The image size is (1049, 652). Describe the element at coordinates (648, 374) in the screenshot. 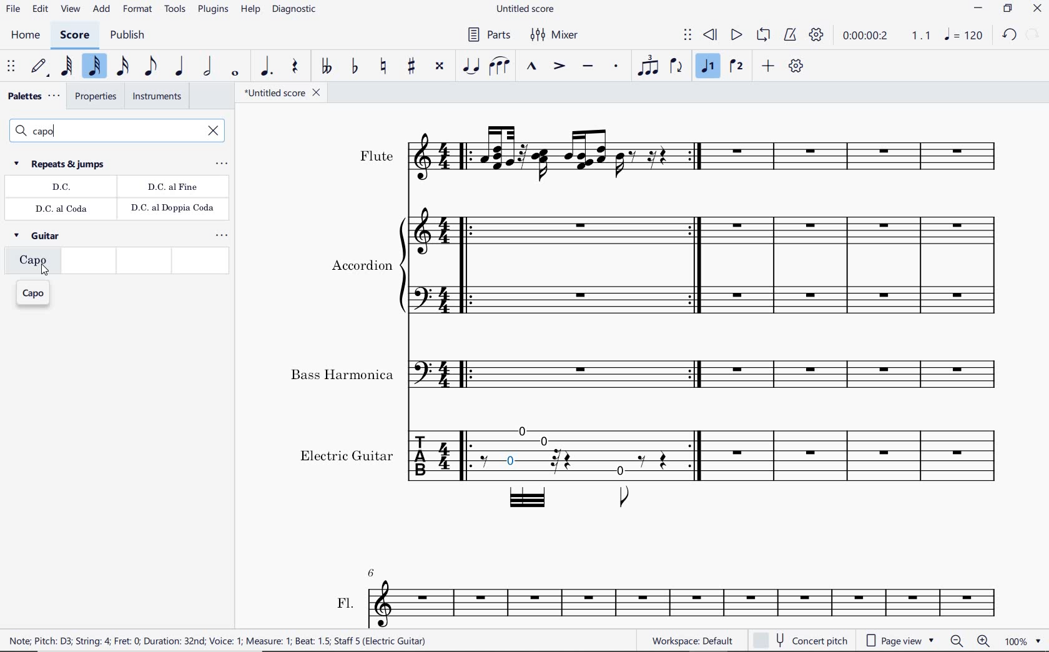

I see `Instrument: Bass Harmonica` at that location.